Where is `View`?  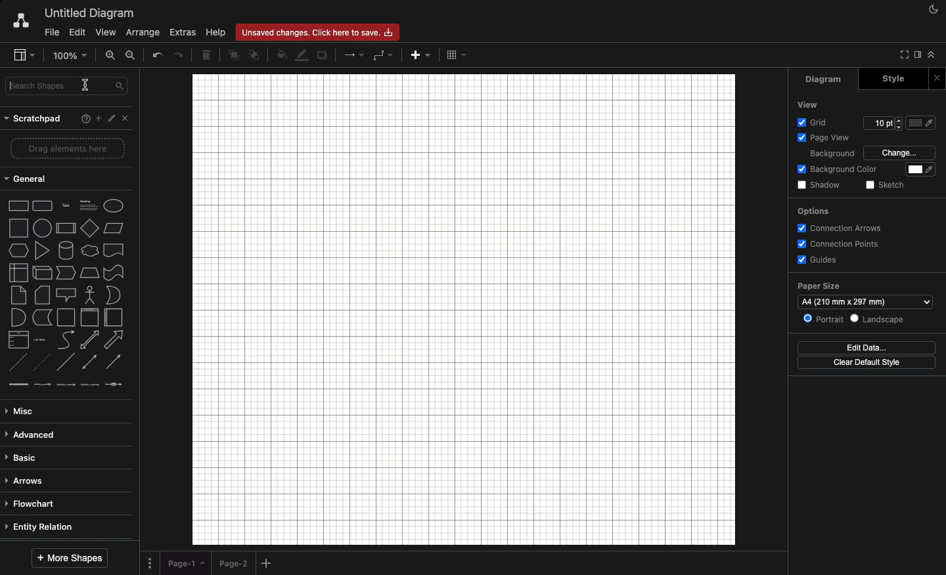 View is located at coordinates (106, 33).